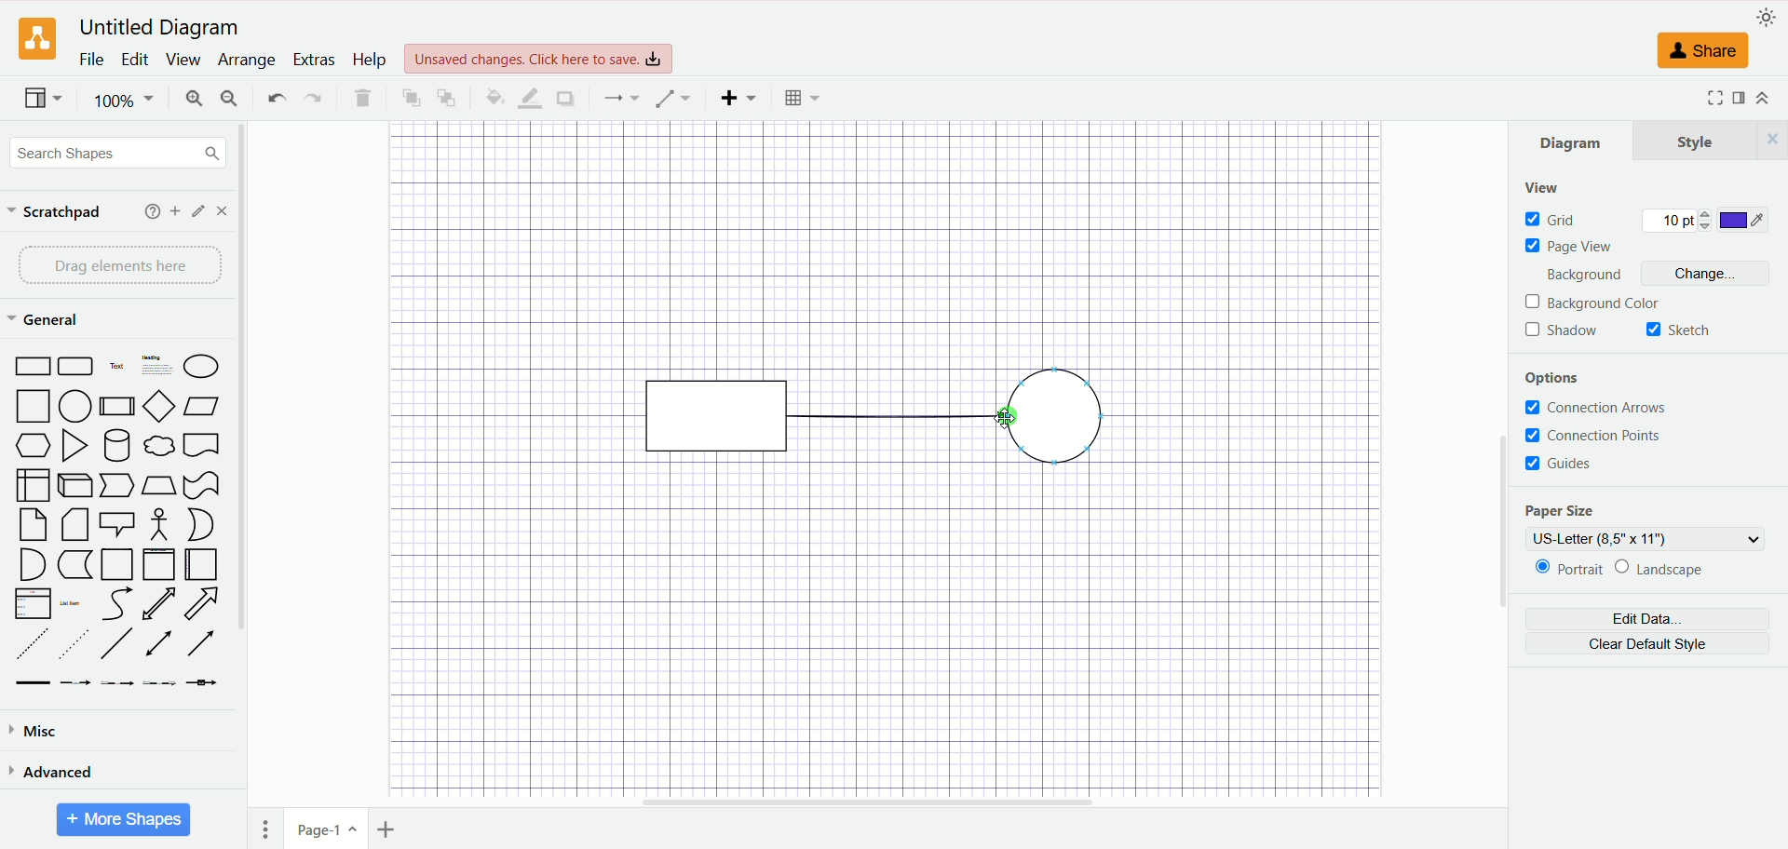  What do you see at coordinates (1572, 141) in the screenshot?
I see `diagram` at bounding box center [1572, 141].